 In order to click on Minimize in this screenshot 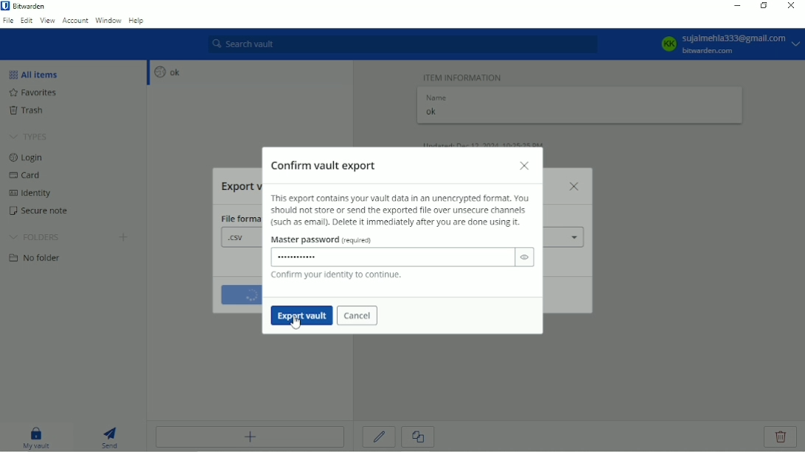, I will do `click(735, 6)`.